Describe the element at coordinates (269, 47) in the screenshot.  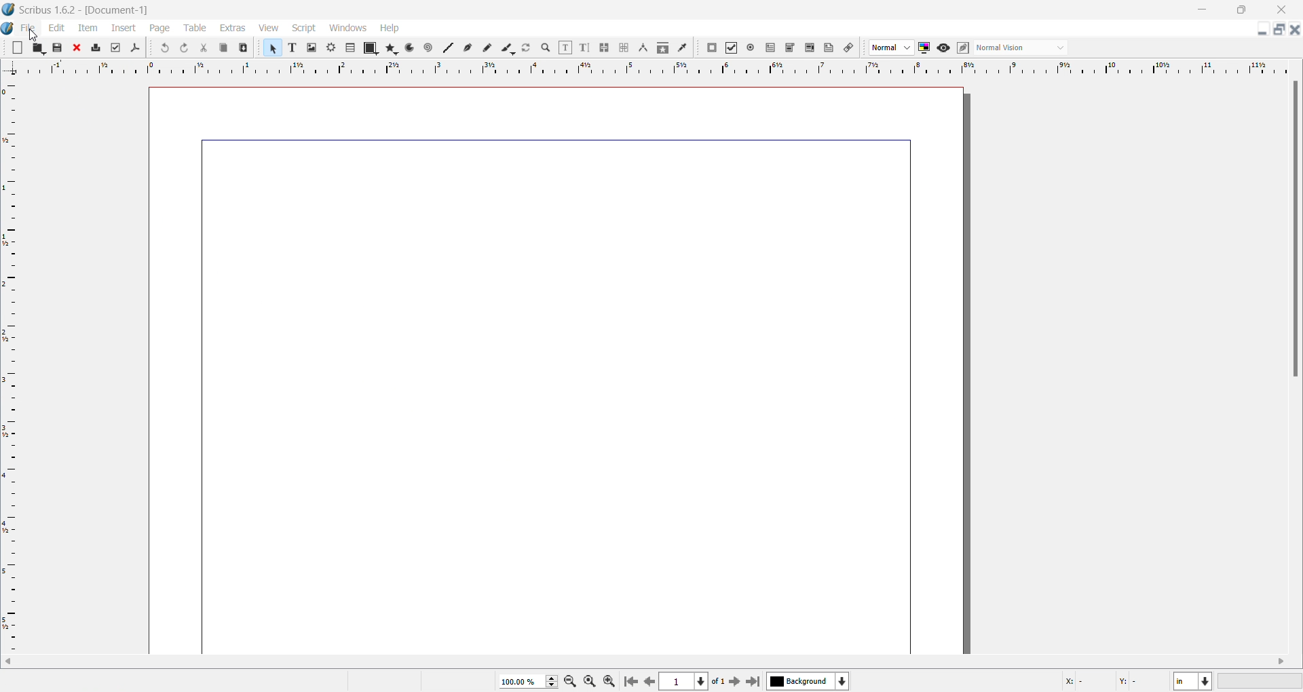
I see `select` at that location.